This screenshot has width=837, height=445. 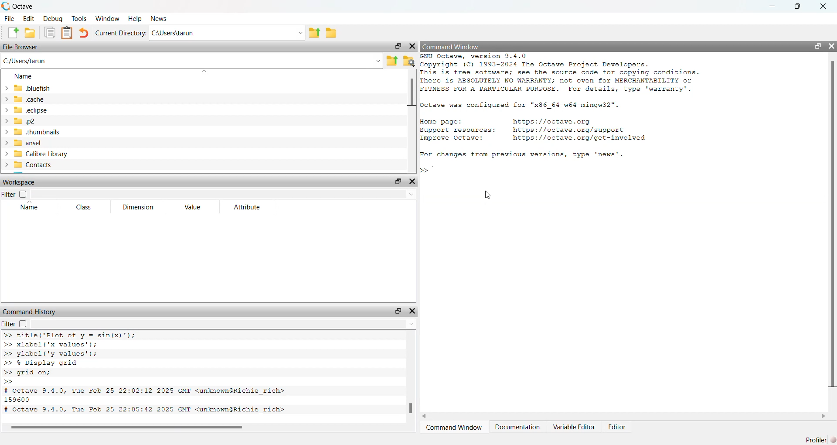 I want to click on .thumbnails, so click(x=42, y=132).